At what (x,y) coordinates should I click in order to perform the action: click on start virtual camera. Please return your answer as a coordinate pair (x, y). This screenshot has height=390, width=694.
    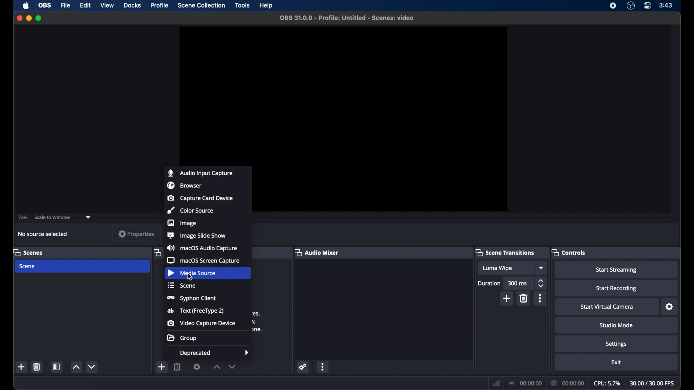
    Looking at the image, I should click on (607, 307).